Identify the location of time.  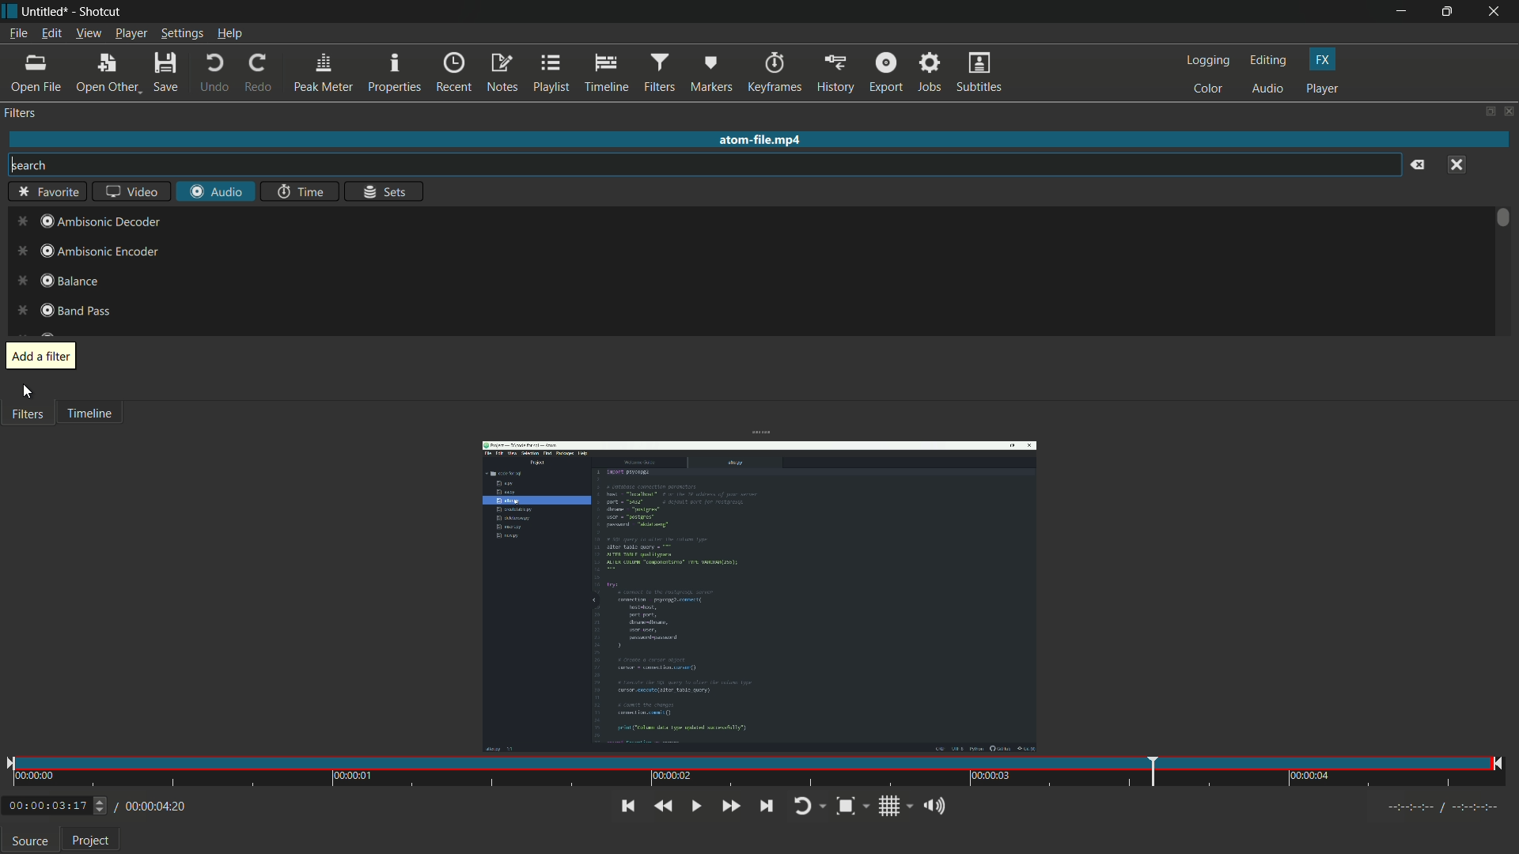
(756, 773).